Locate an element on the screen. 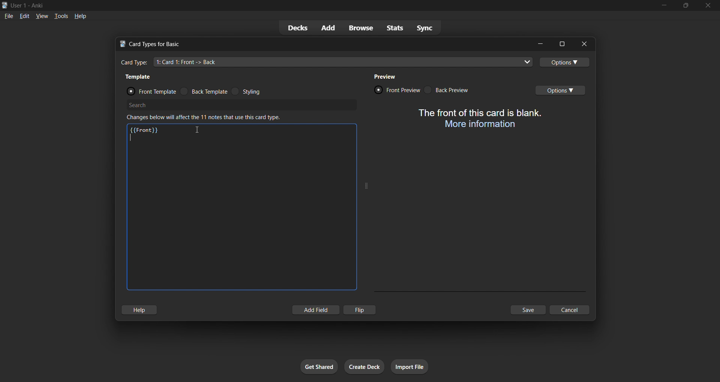 This screenshot has width=720, height=382. text cursor is located at coordinates (131, 138).